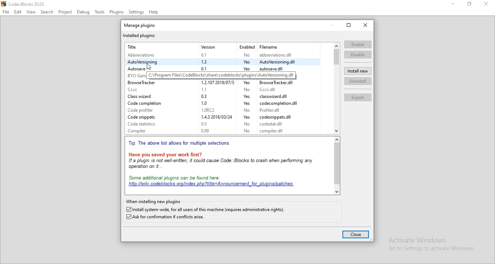  What do you see at coordinates (137, 12) in the screenshot?
I see `Settings` at bounding box center [137, 12].